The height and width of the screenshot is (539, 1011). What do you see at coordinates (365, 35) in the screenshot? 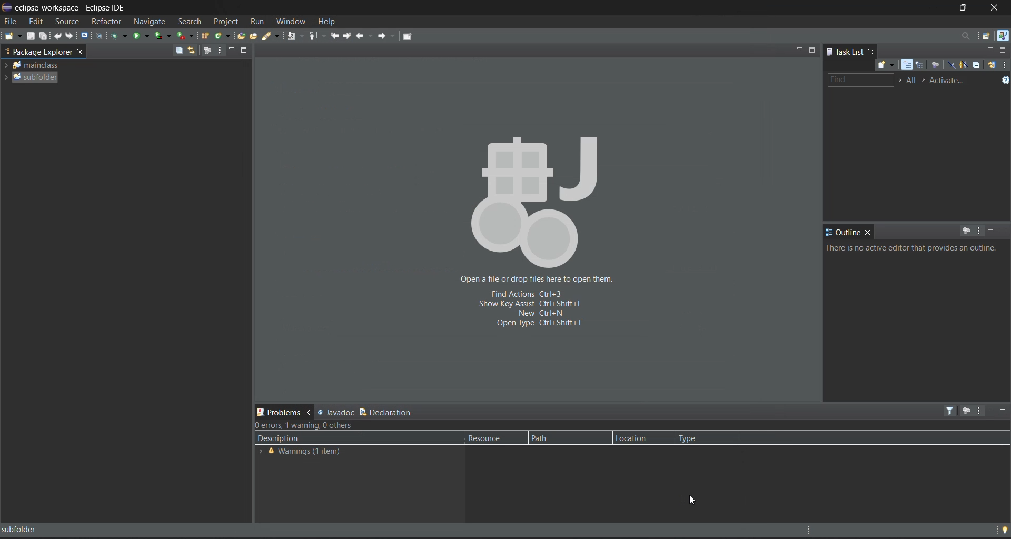
I see `back` at bounding box center [365, 35].